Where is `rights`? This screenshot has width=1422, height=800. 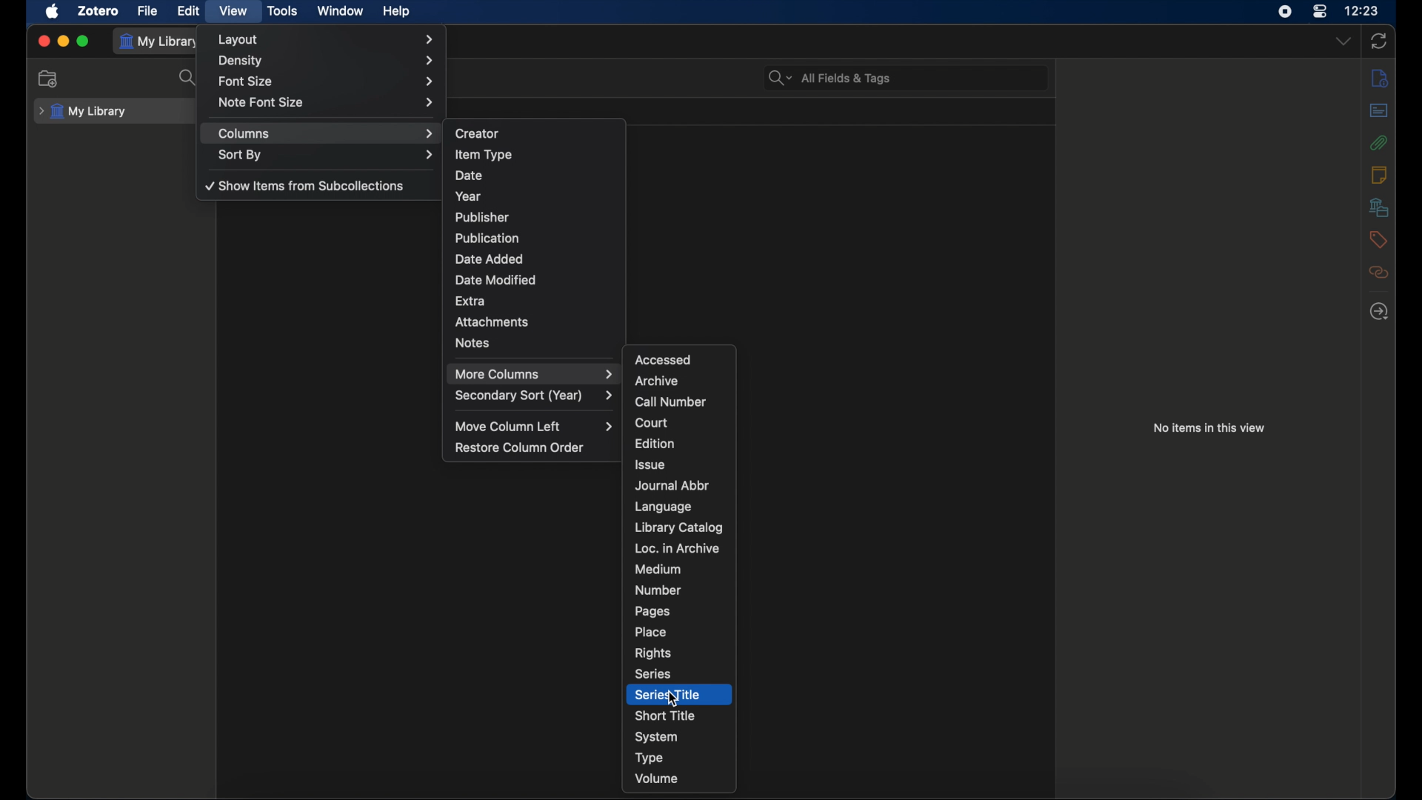 rights is located at coordinates (653, 653).